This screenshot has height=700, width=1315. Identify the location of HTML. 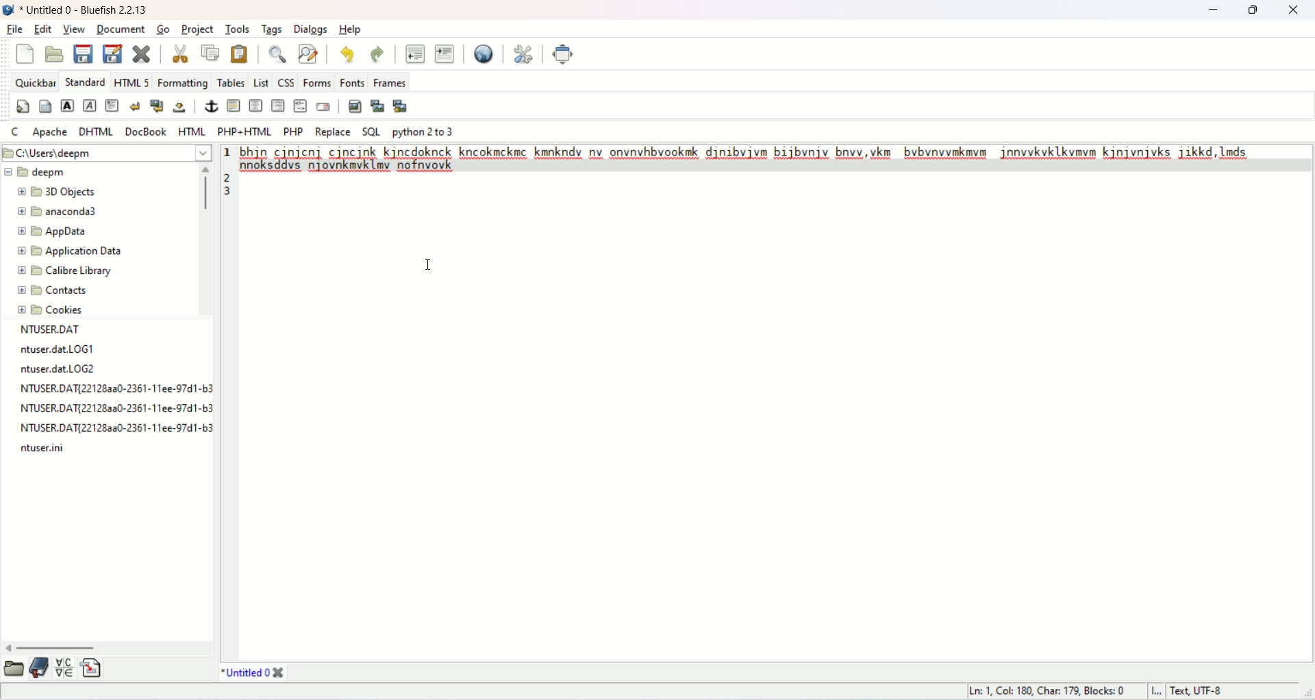
(192, 132).